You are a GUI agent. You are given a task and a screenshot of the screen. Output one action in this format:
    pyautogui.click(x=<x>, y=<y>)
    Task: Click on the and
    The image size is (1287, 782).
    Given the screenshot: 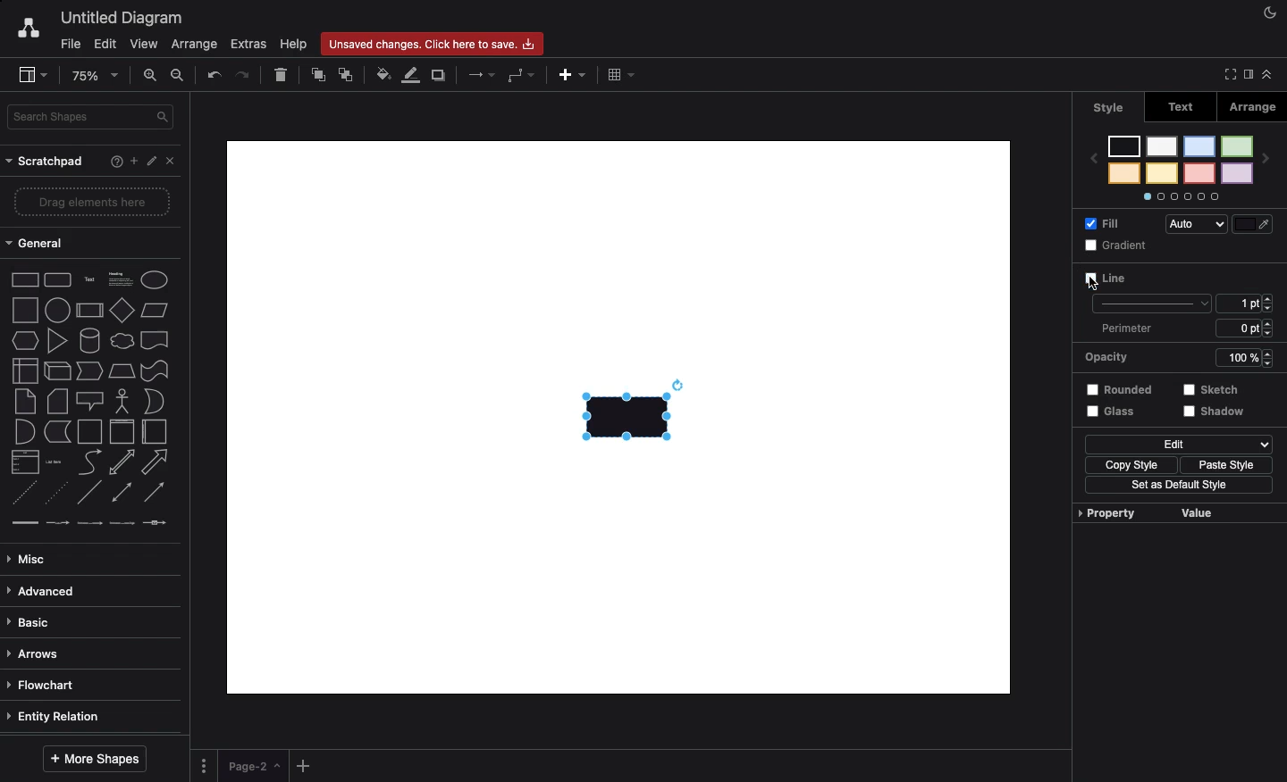 What is the action you would take?
    pyautogui.click(x=24, y=431)
    